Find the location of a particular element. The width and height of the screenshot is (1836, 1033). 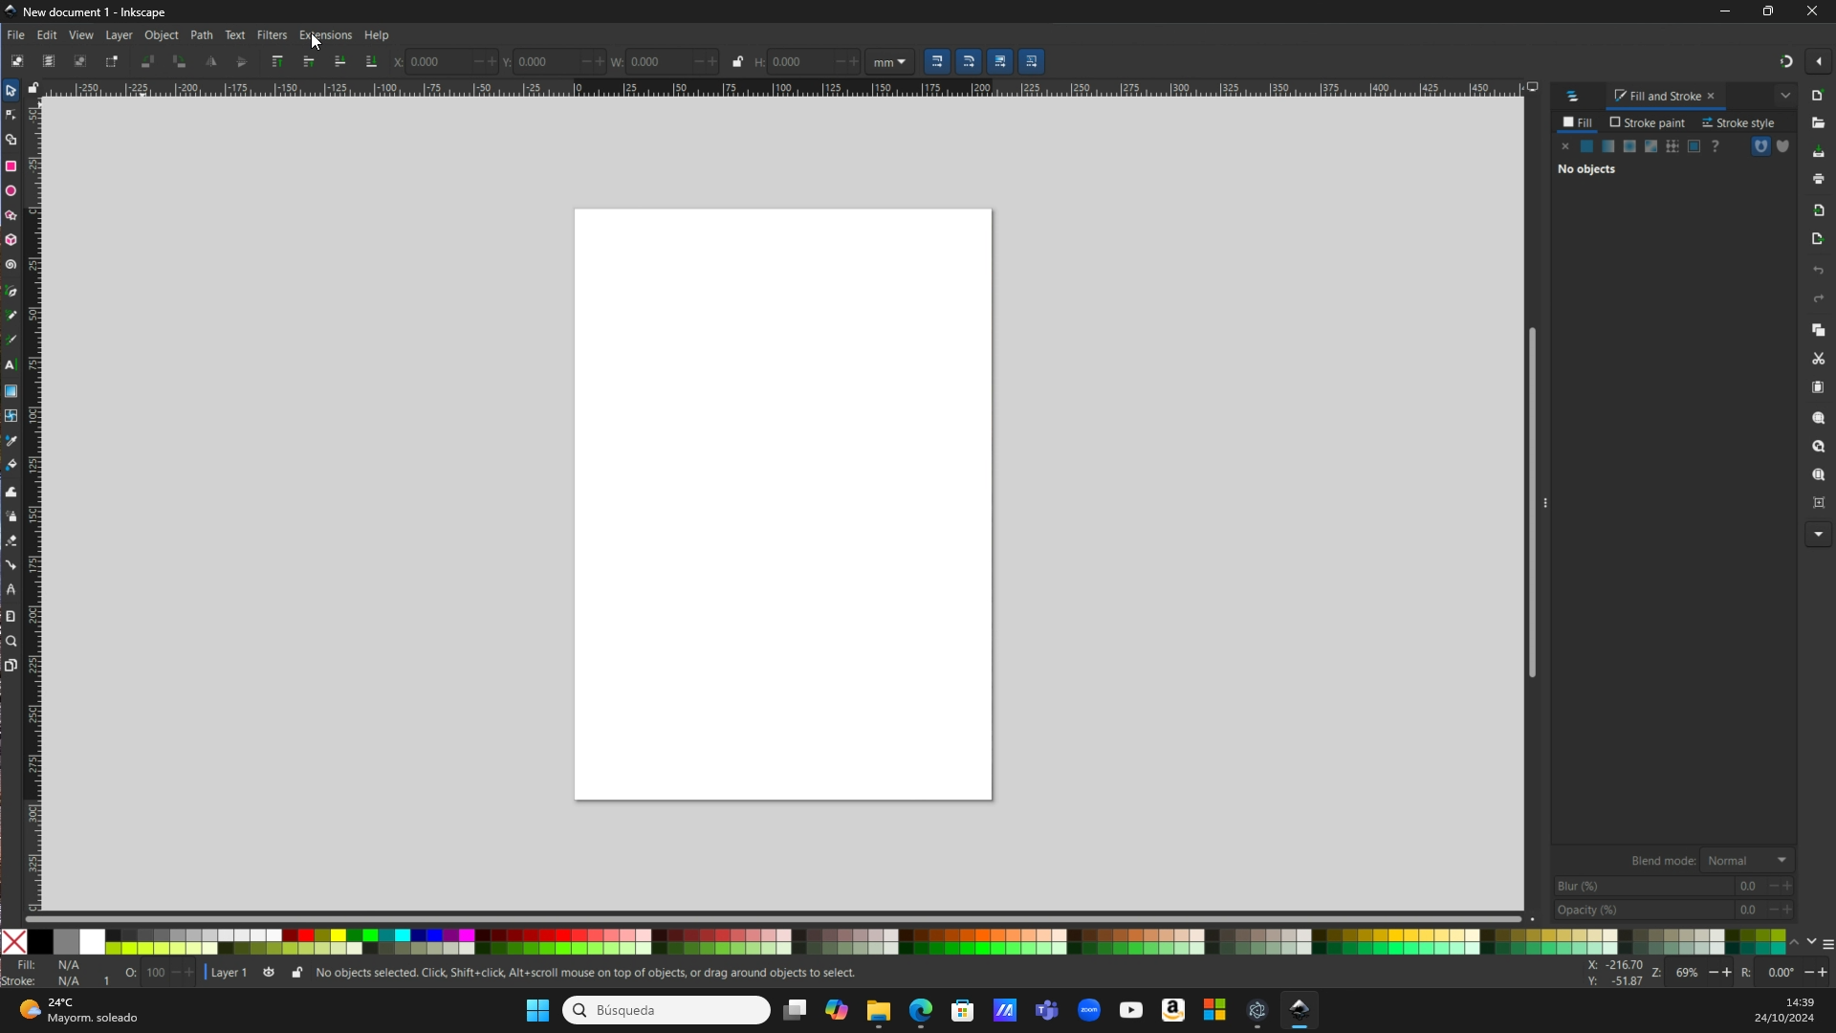

vertical scale is located at coordinates (36, 495).